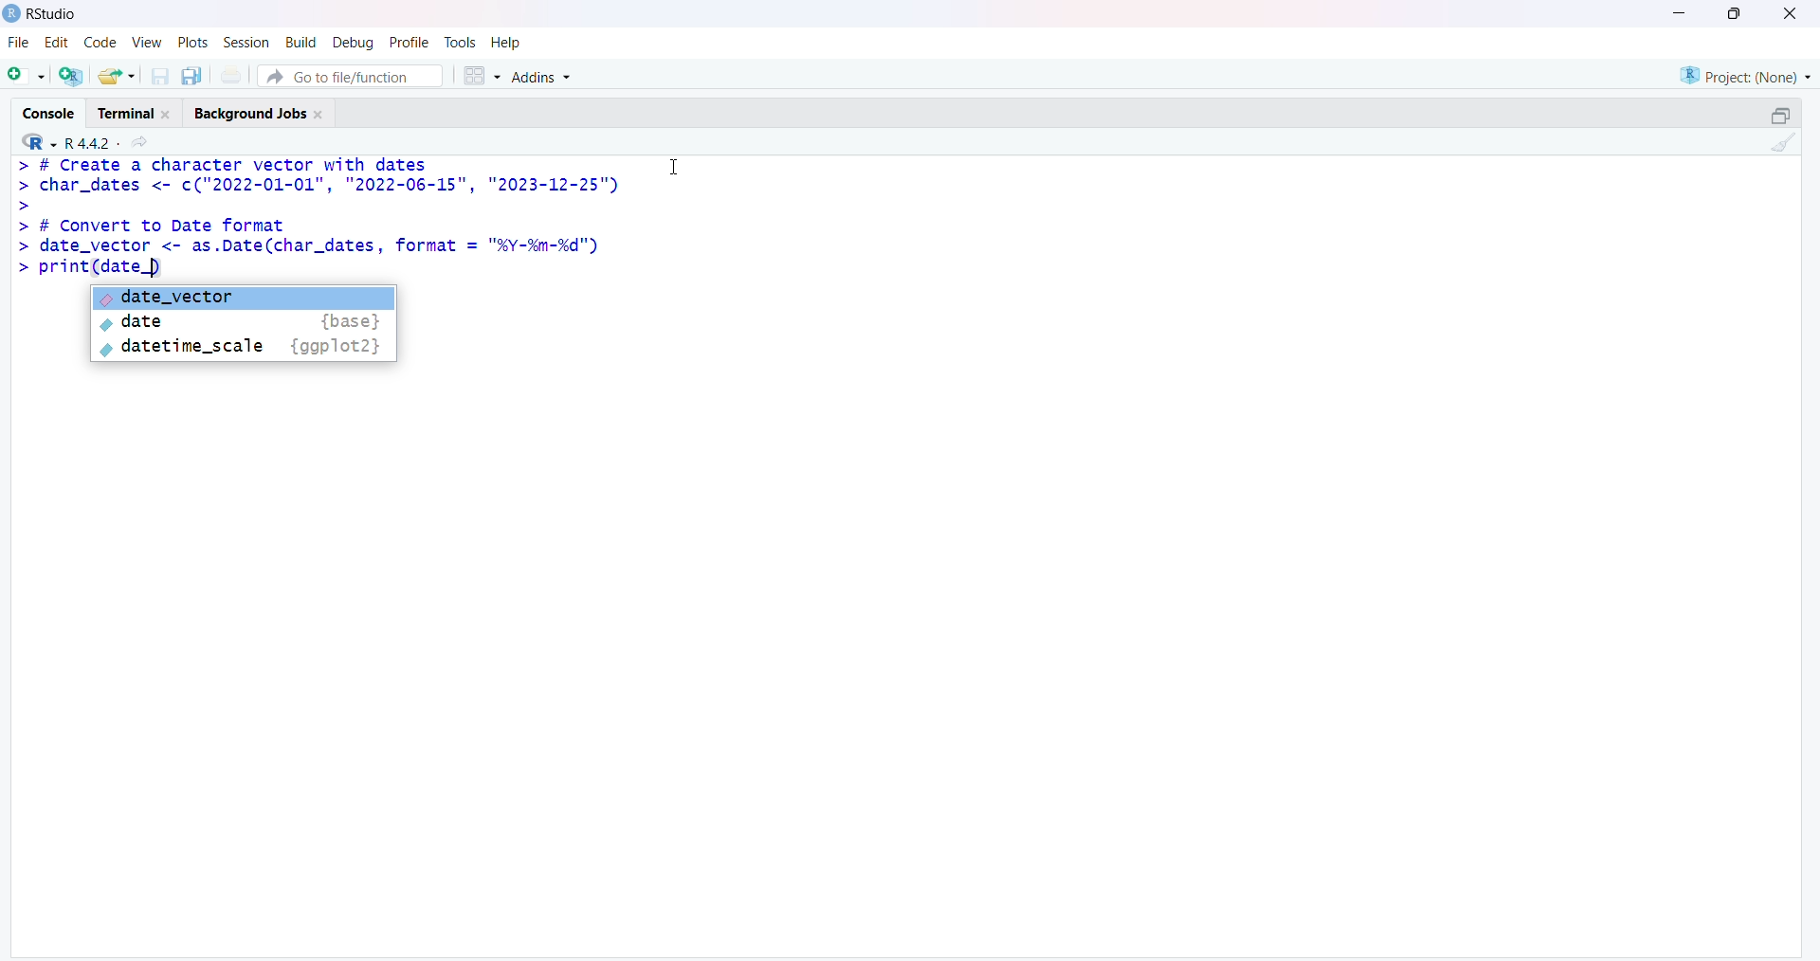 The width and height of the screenshot is (1820, 961). What do you see at coordinates (482, 73) in the screenshot?
I see `Workspace panes` at bounding box center [482, 73].